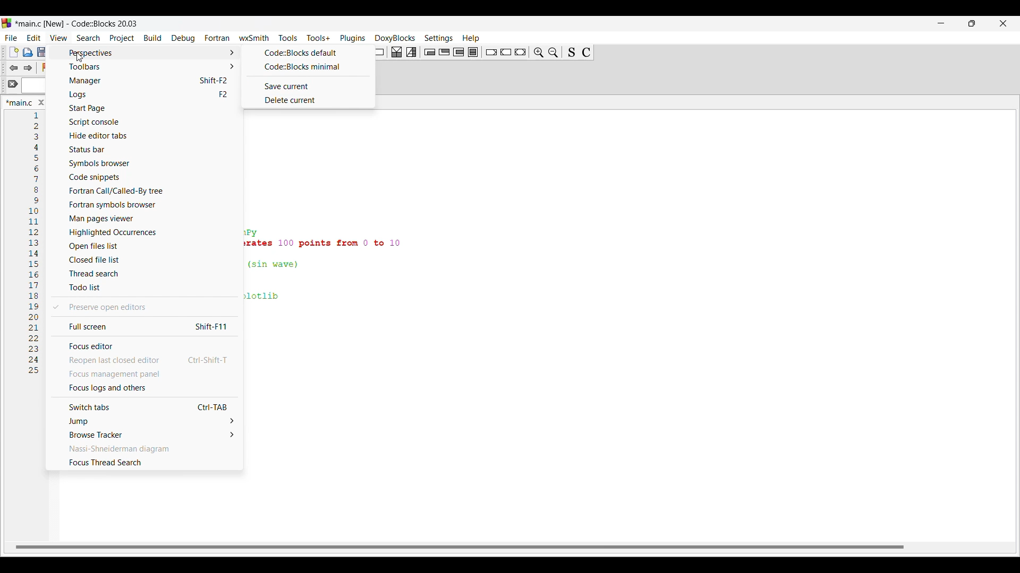 This screenshot has width=1020, height=573. I want to click on Manager, so click(147, 81).